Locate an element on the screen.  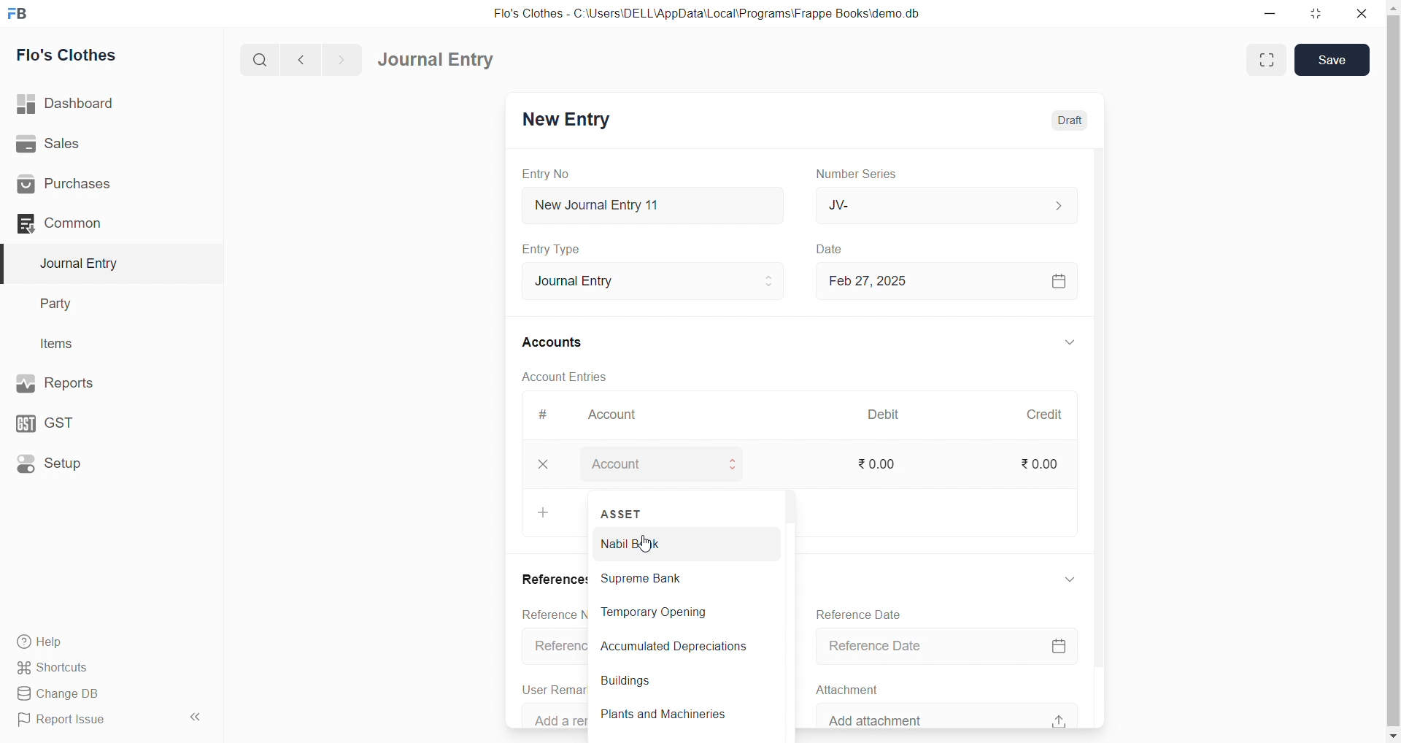
Purchases is located at coordinates (88, 185).